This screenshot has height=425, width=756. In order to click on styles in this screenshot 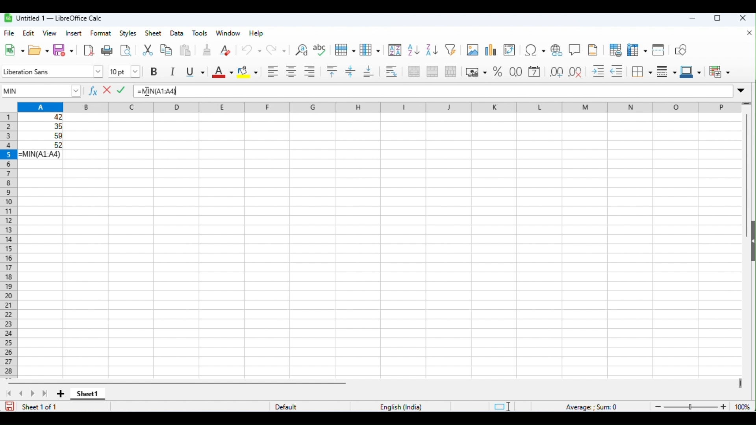, I will do `click(128, 33)`.